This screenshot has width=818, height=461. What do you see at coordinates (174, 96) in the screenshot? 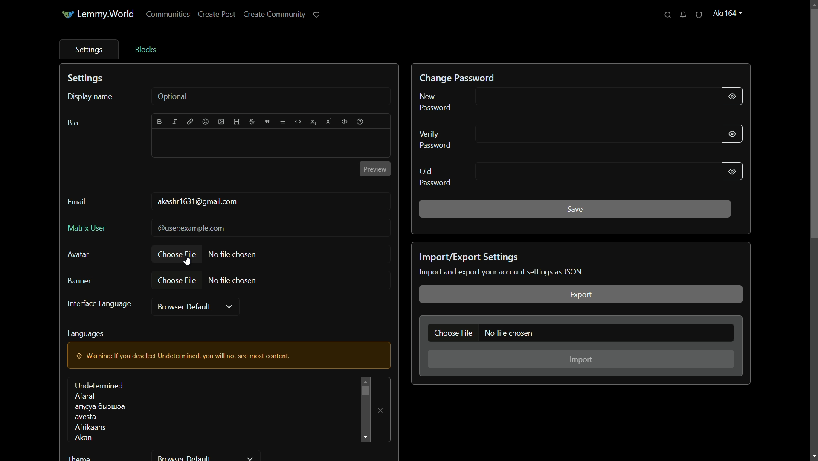
I see `optional` at bounding box center [174, 96].